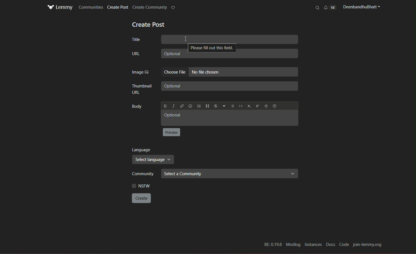 The width and height of the screenshot is (416, 254). Describe the element at coordinates (186, 39) in the screenshot. I see `Cursor` at that location.